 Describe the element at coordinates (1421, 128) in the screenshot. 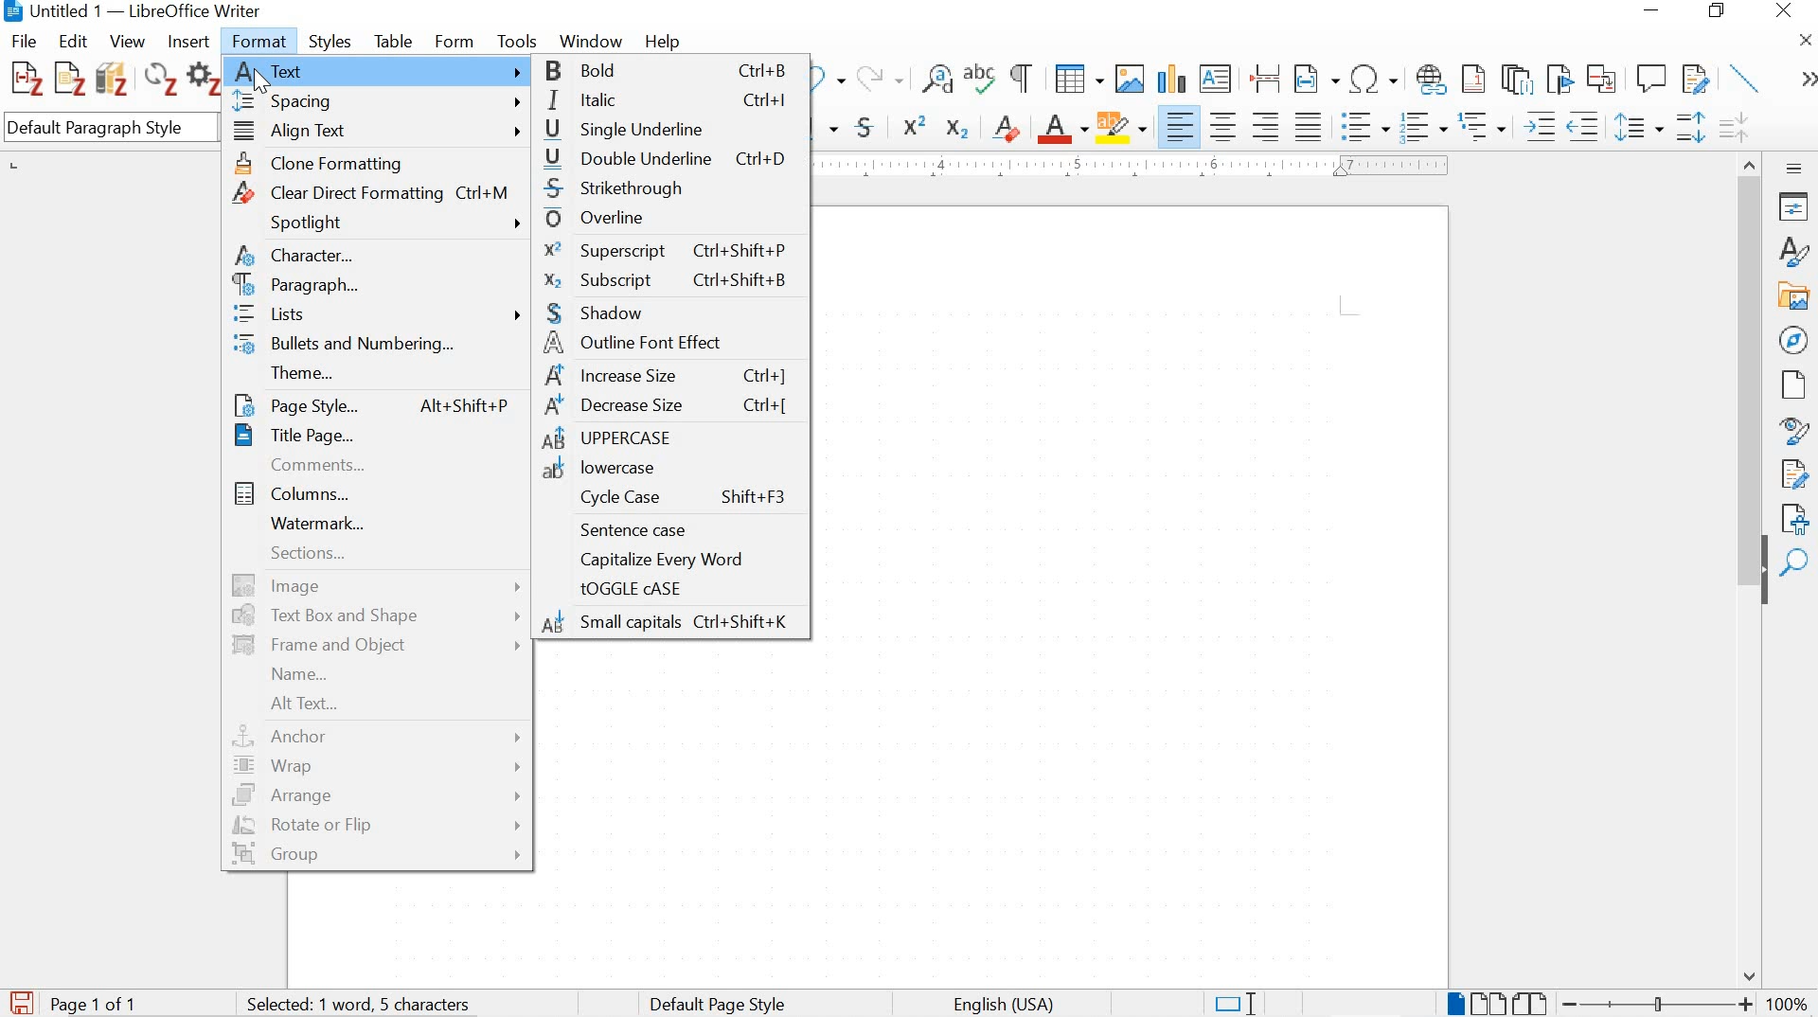

I see `toggle ordered list` at that location.